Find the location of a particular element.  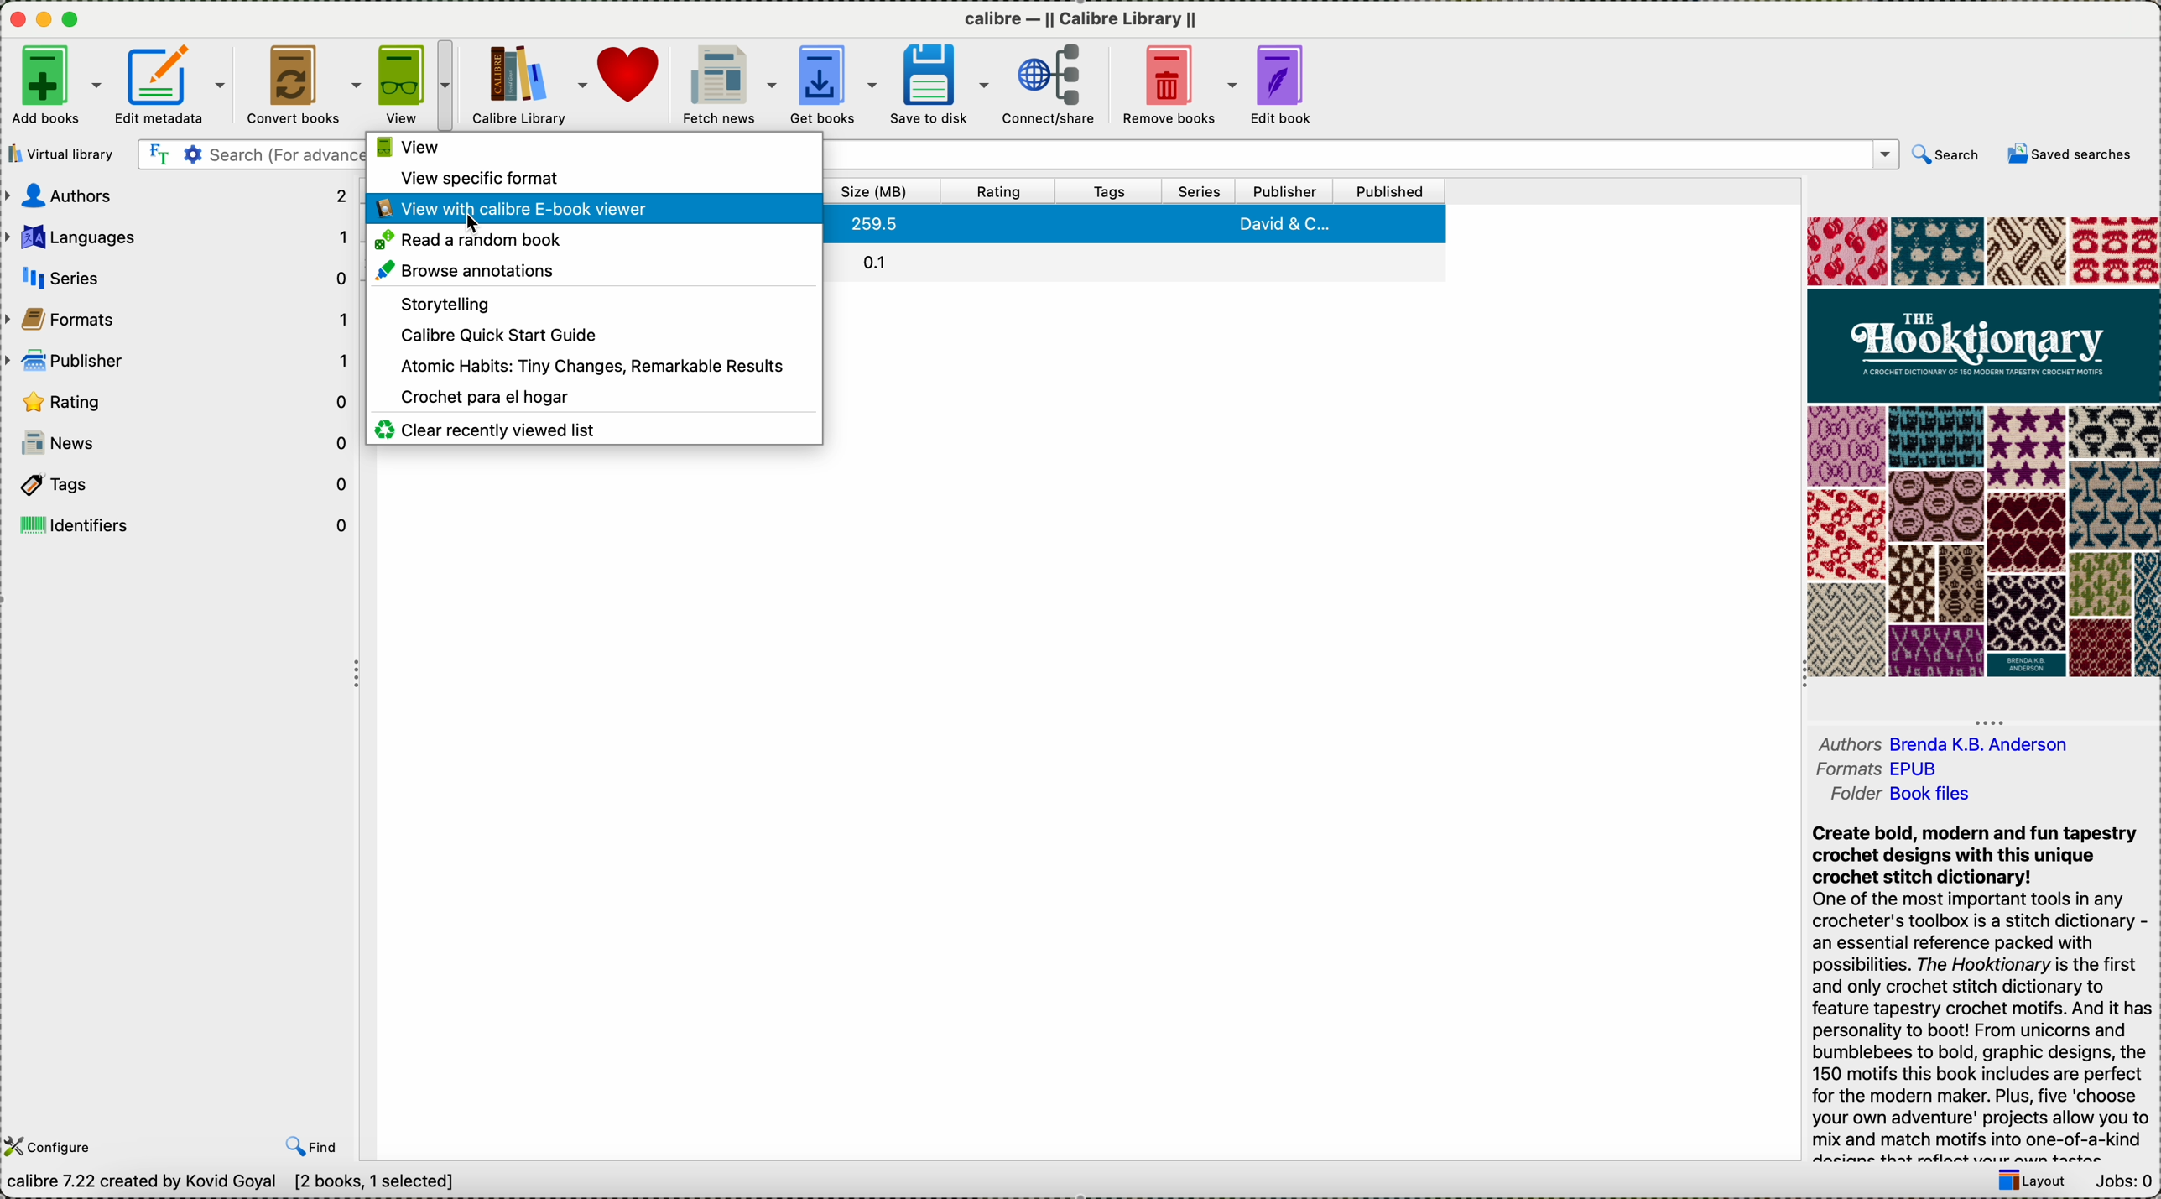

convert books is located at coordinates (299, 83).